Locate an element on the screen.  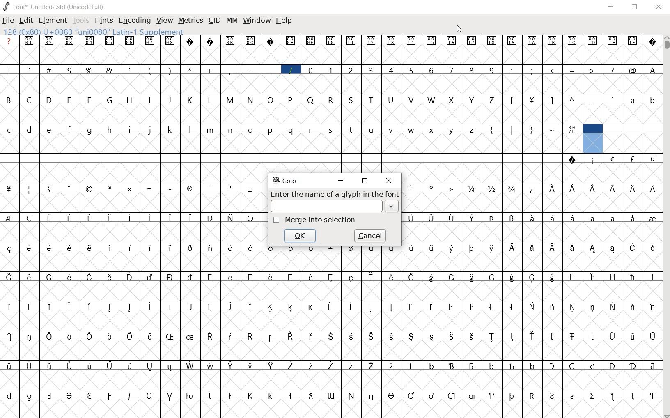
h is located at coordinates (110, 129).